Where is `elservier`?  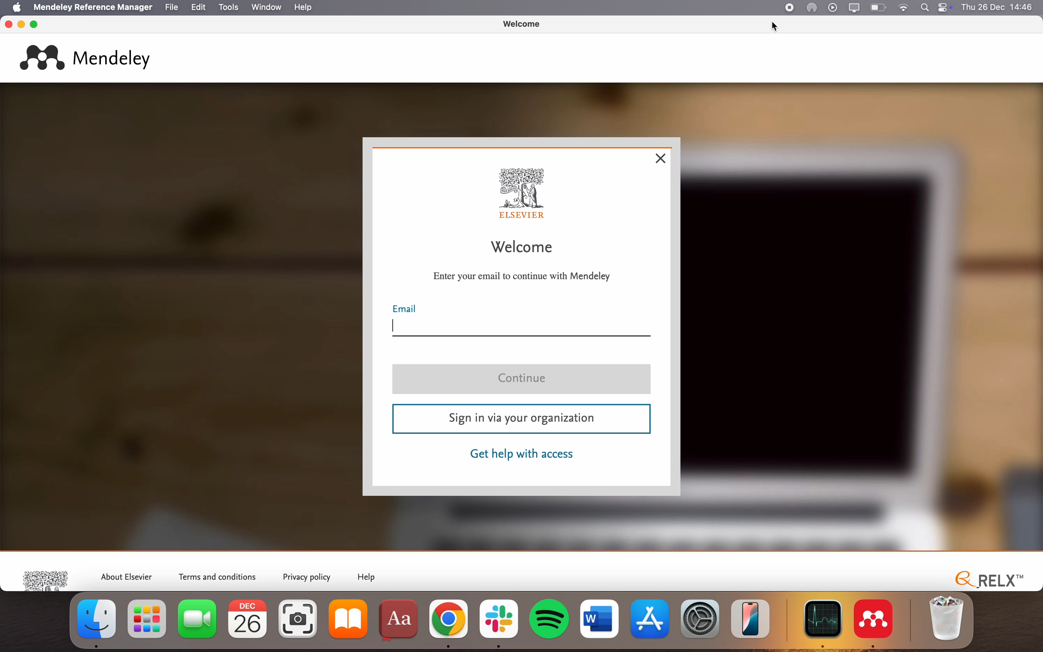
elservier is located at coordinates (525, 194).